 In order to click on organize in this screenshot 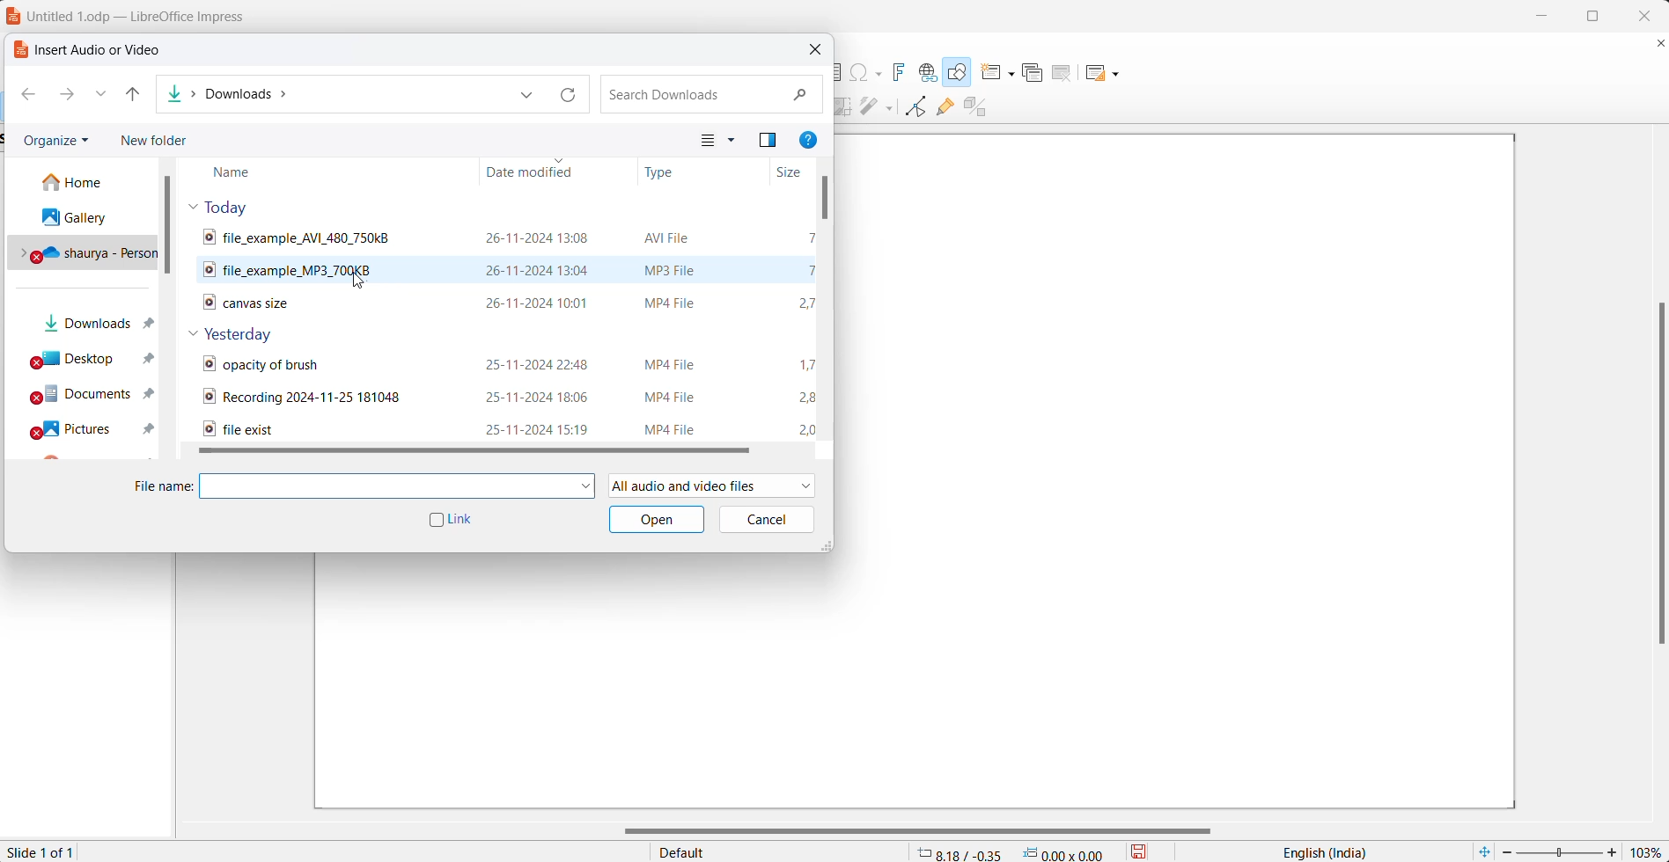, I will do `click(55, 141)`.